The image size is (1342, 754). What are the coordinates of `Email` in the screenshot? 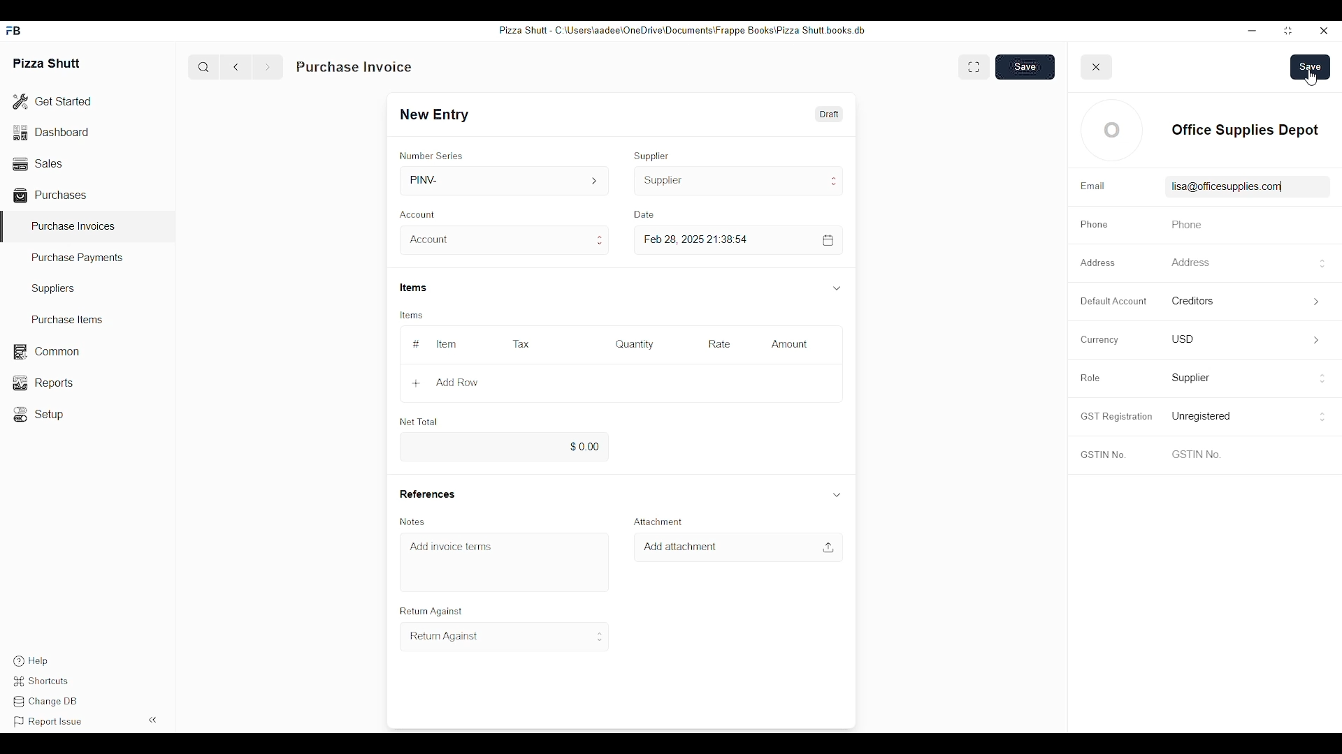 It's located at (1092, 186).